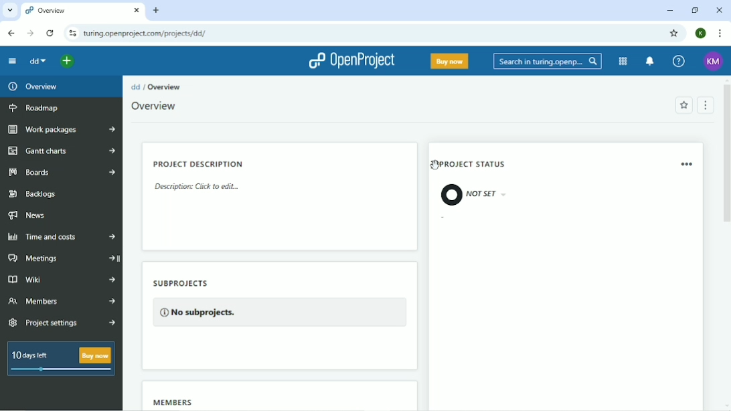 Image resolution: width=731 pixels, height=411 pixels. Describe the element at coordinates (720, 11) in the screenshot. I see `Close` at that location.